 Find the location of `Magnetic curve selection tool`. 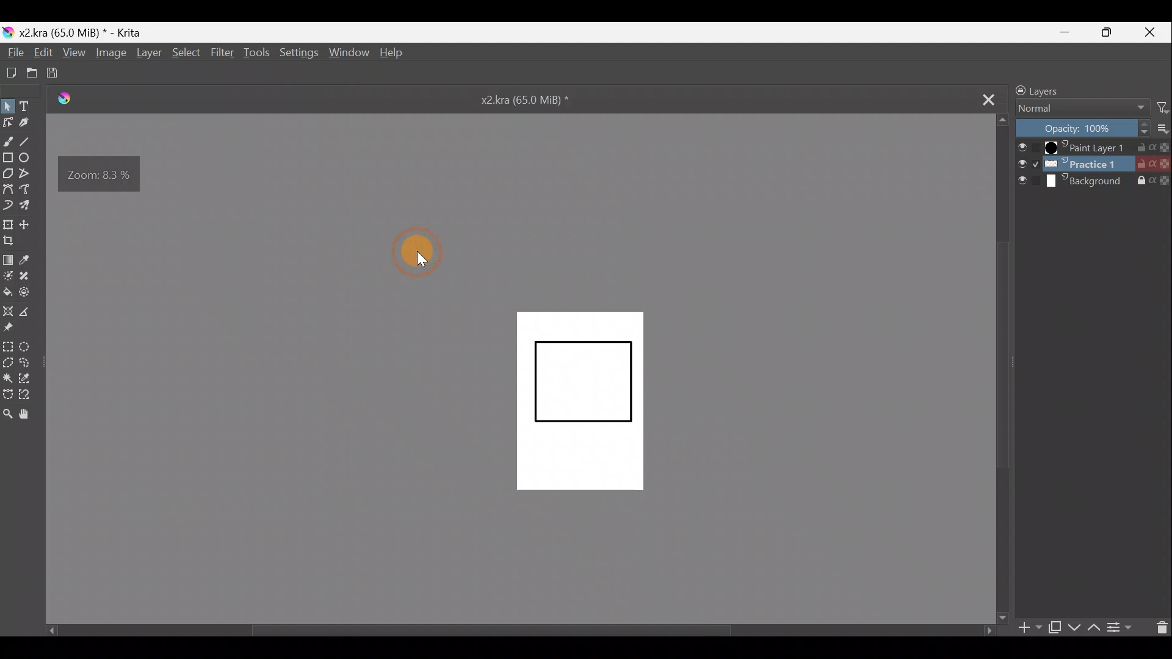

Magnetic curve selection tool is located at coordinates (31, 392).